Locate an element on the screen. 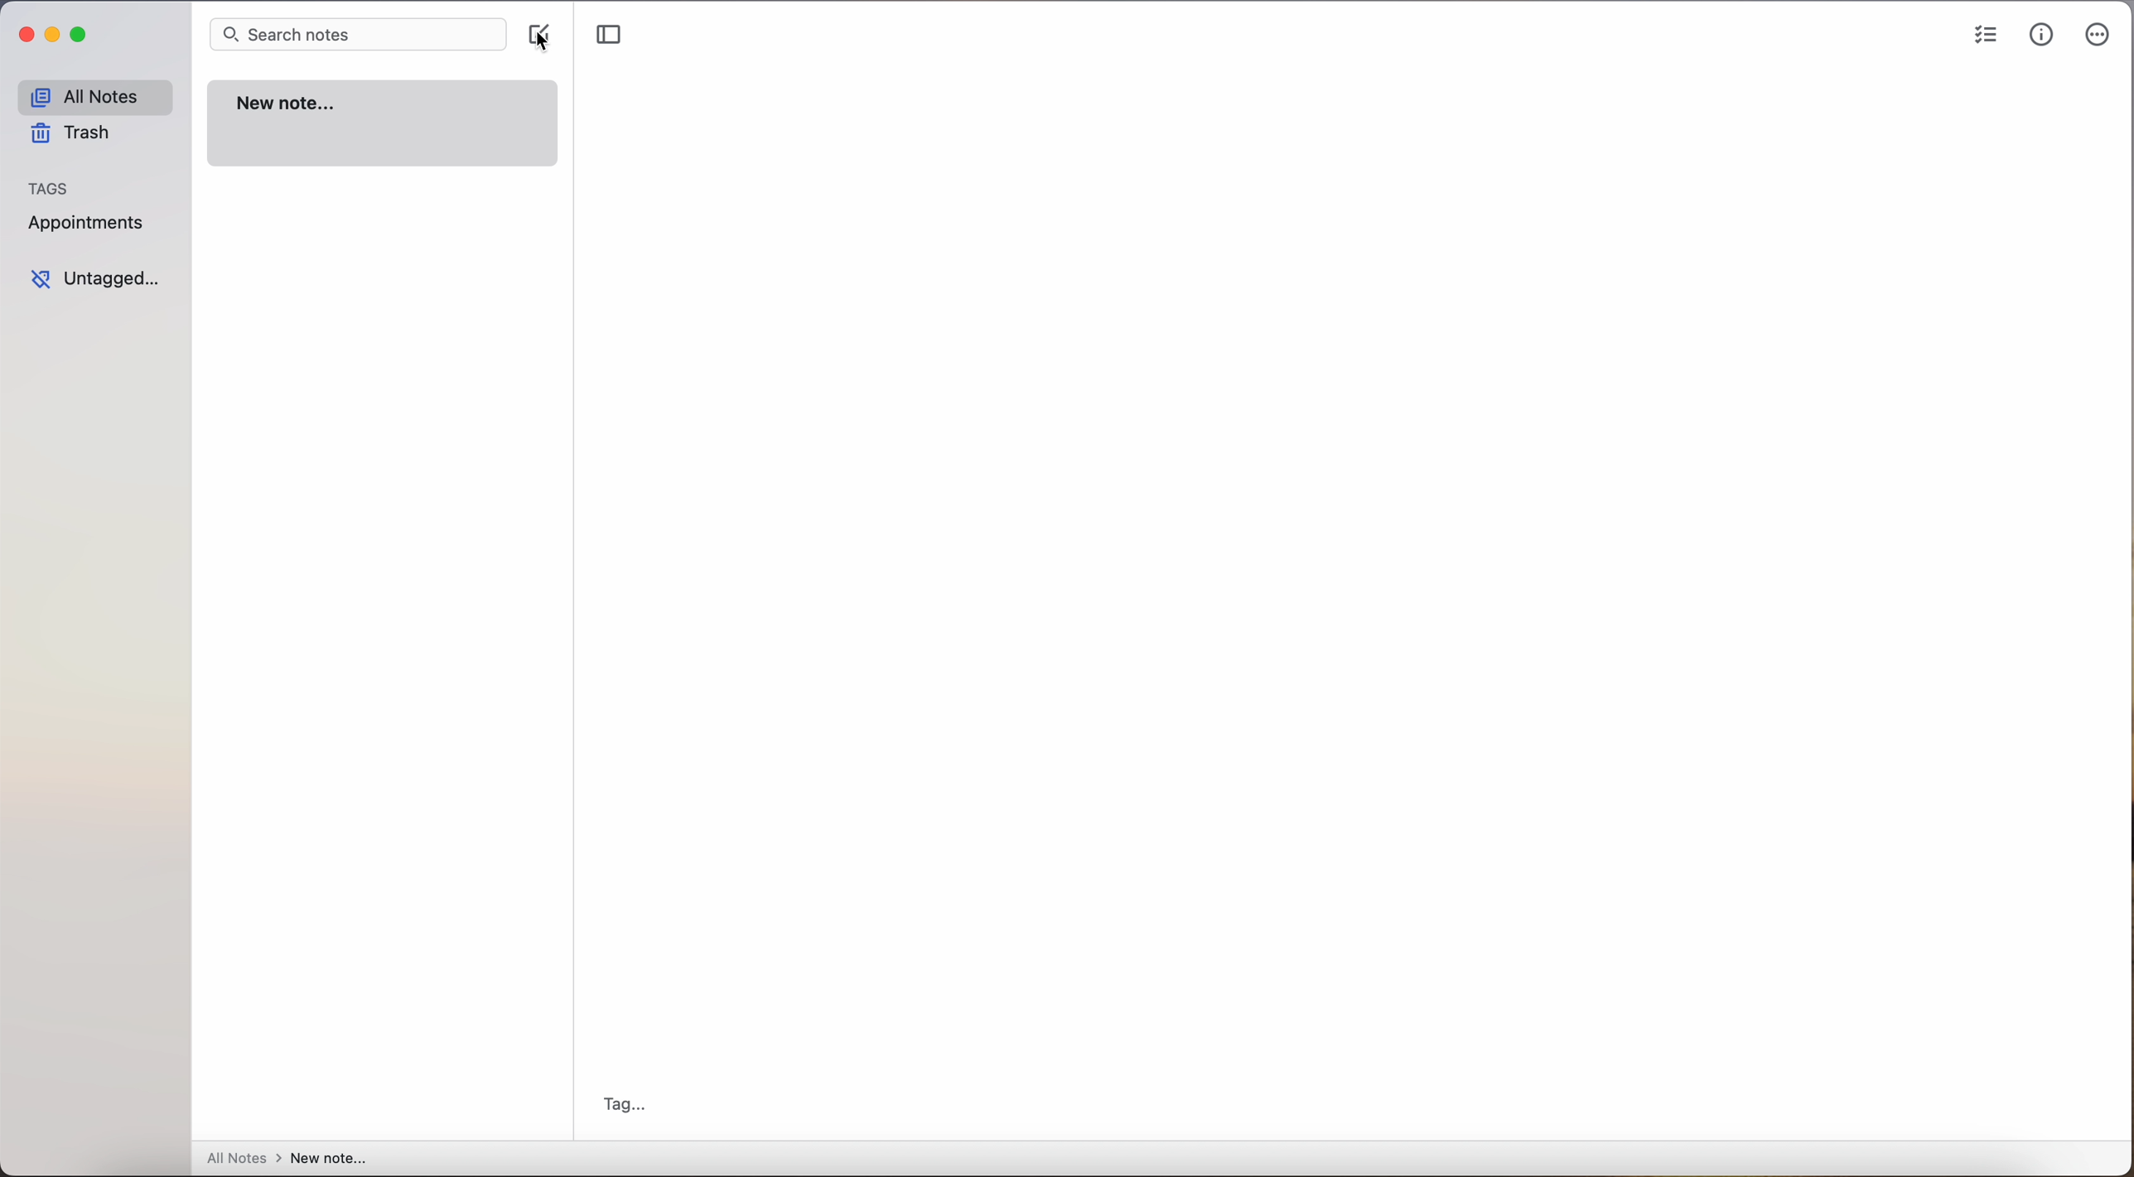  search bar is located at coordinates (356, 36).